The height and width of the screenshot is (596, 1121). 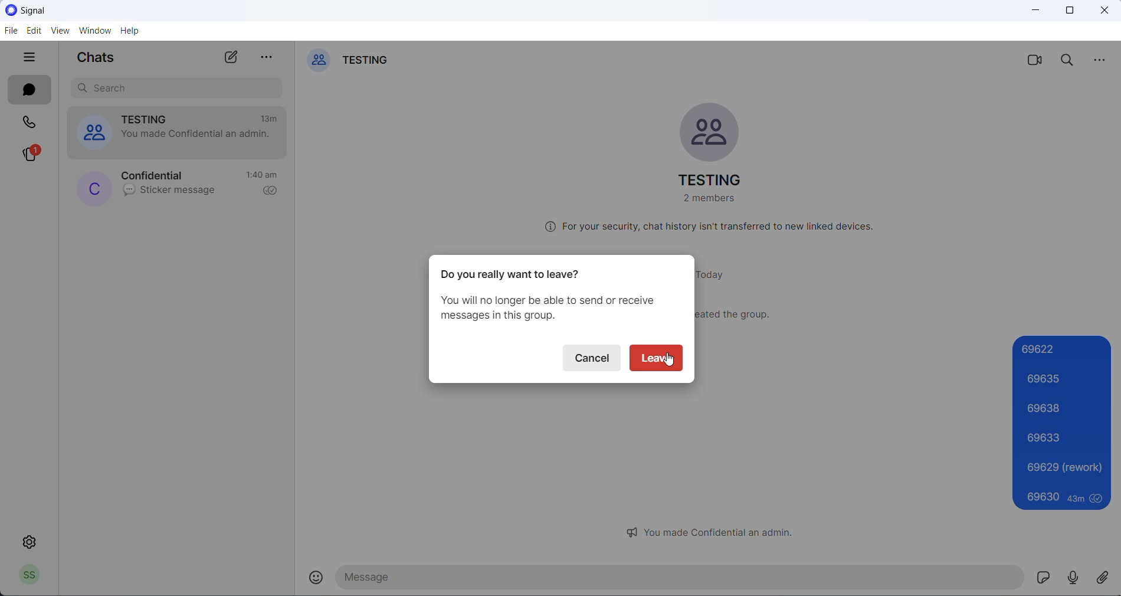 What do you see at coordinates (1032, 62) in the screenshot?
I see `video call` at bounding box center [1032, 62].